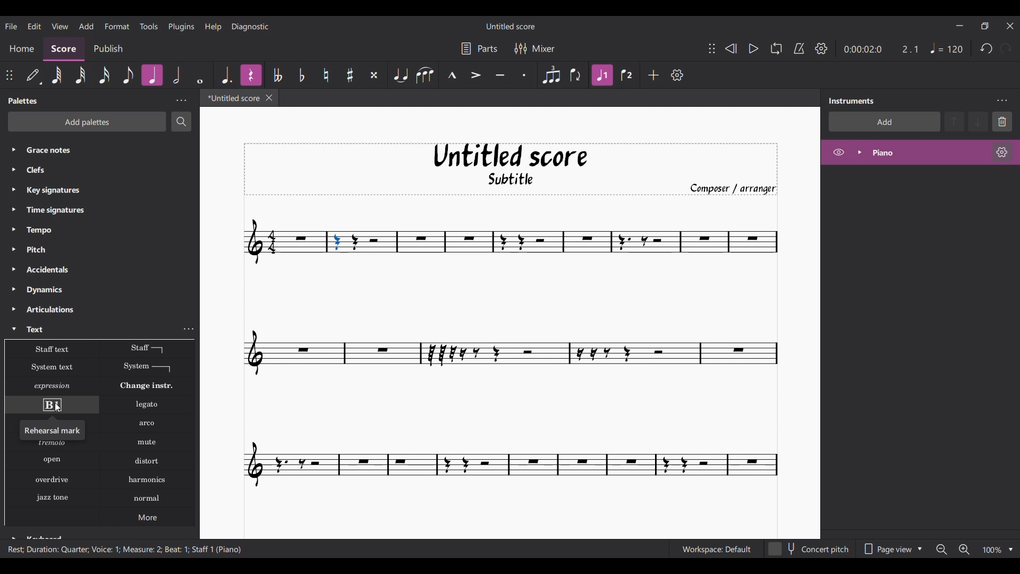 The height and width of the screenshot is (574, 1020). Describe the element at coordinates (81, 74) in the screenshot. I see `32nd note` at that location.